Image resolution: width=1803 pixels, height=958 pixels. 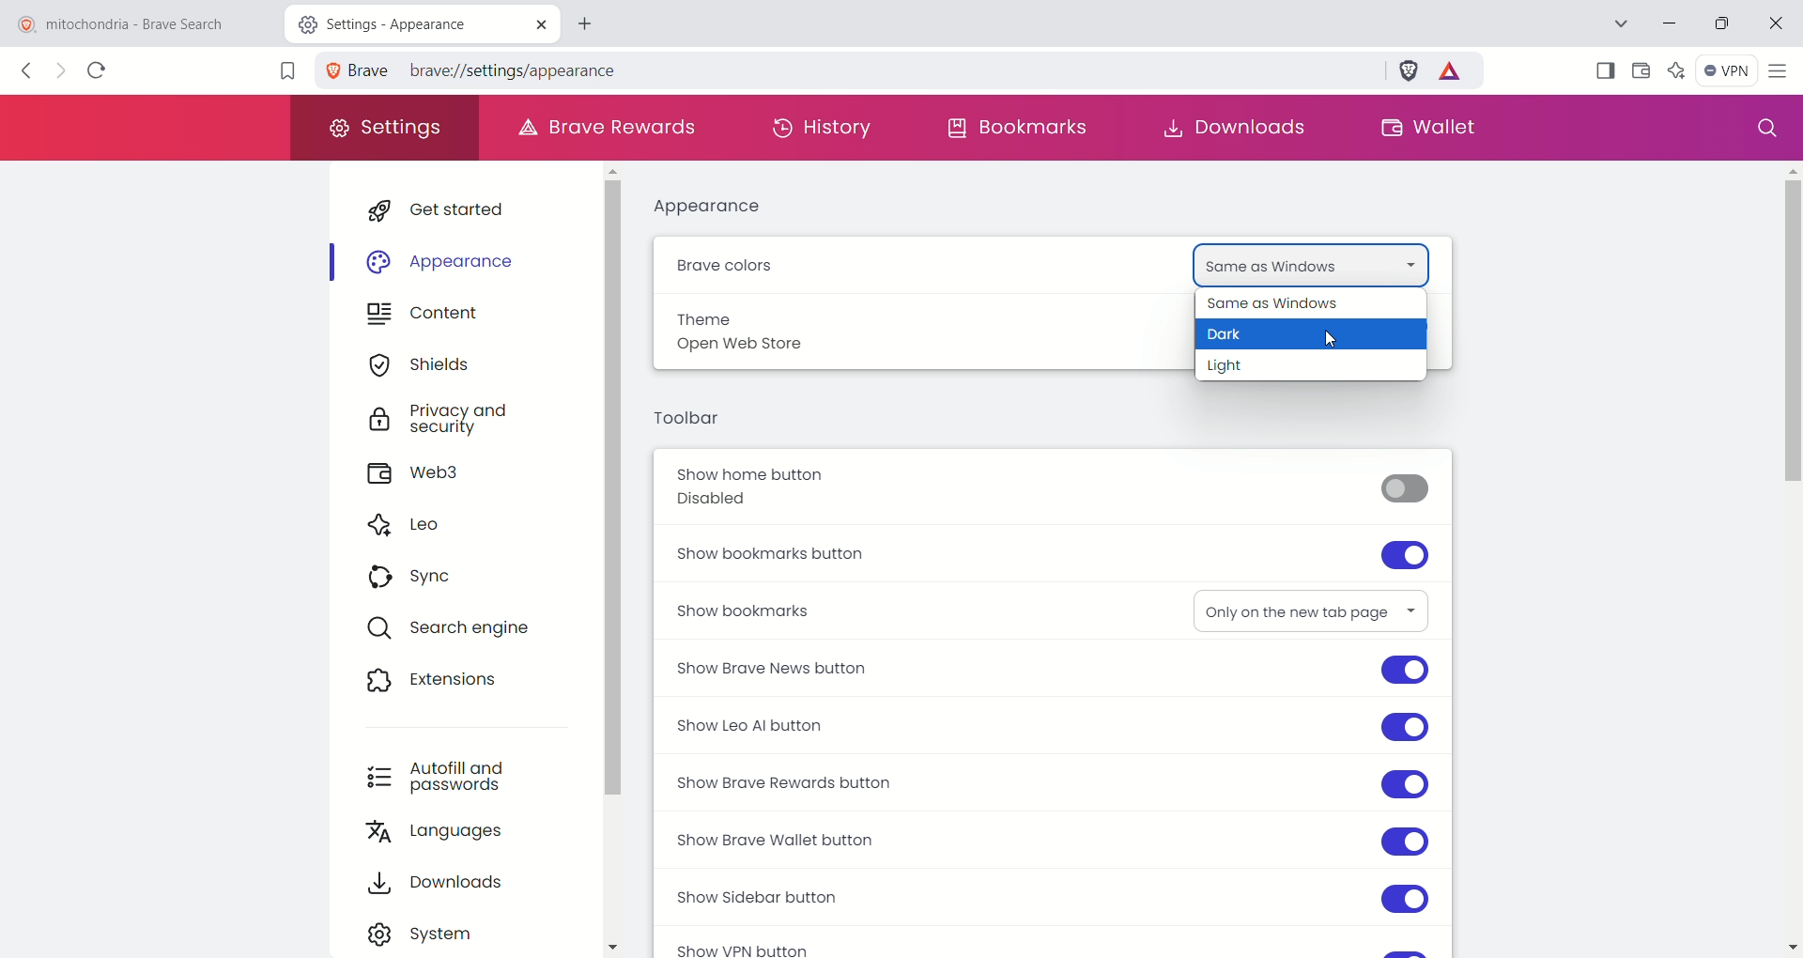 What do you see at coordinates (1304, 305) in the screenshot?
I see `same as windows` at bounding box center [1304, 305].